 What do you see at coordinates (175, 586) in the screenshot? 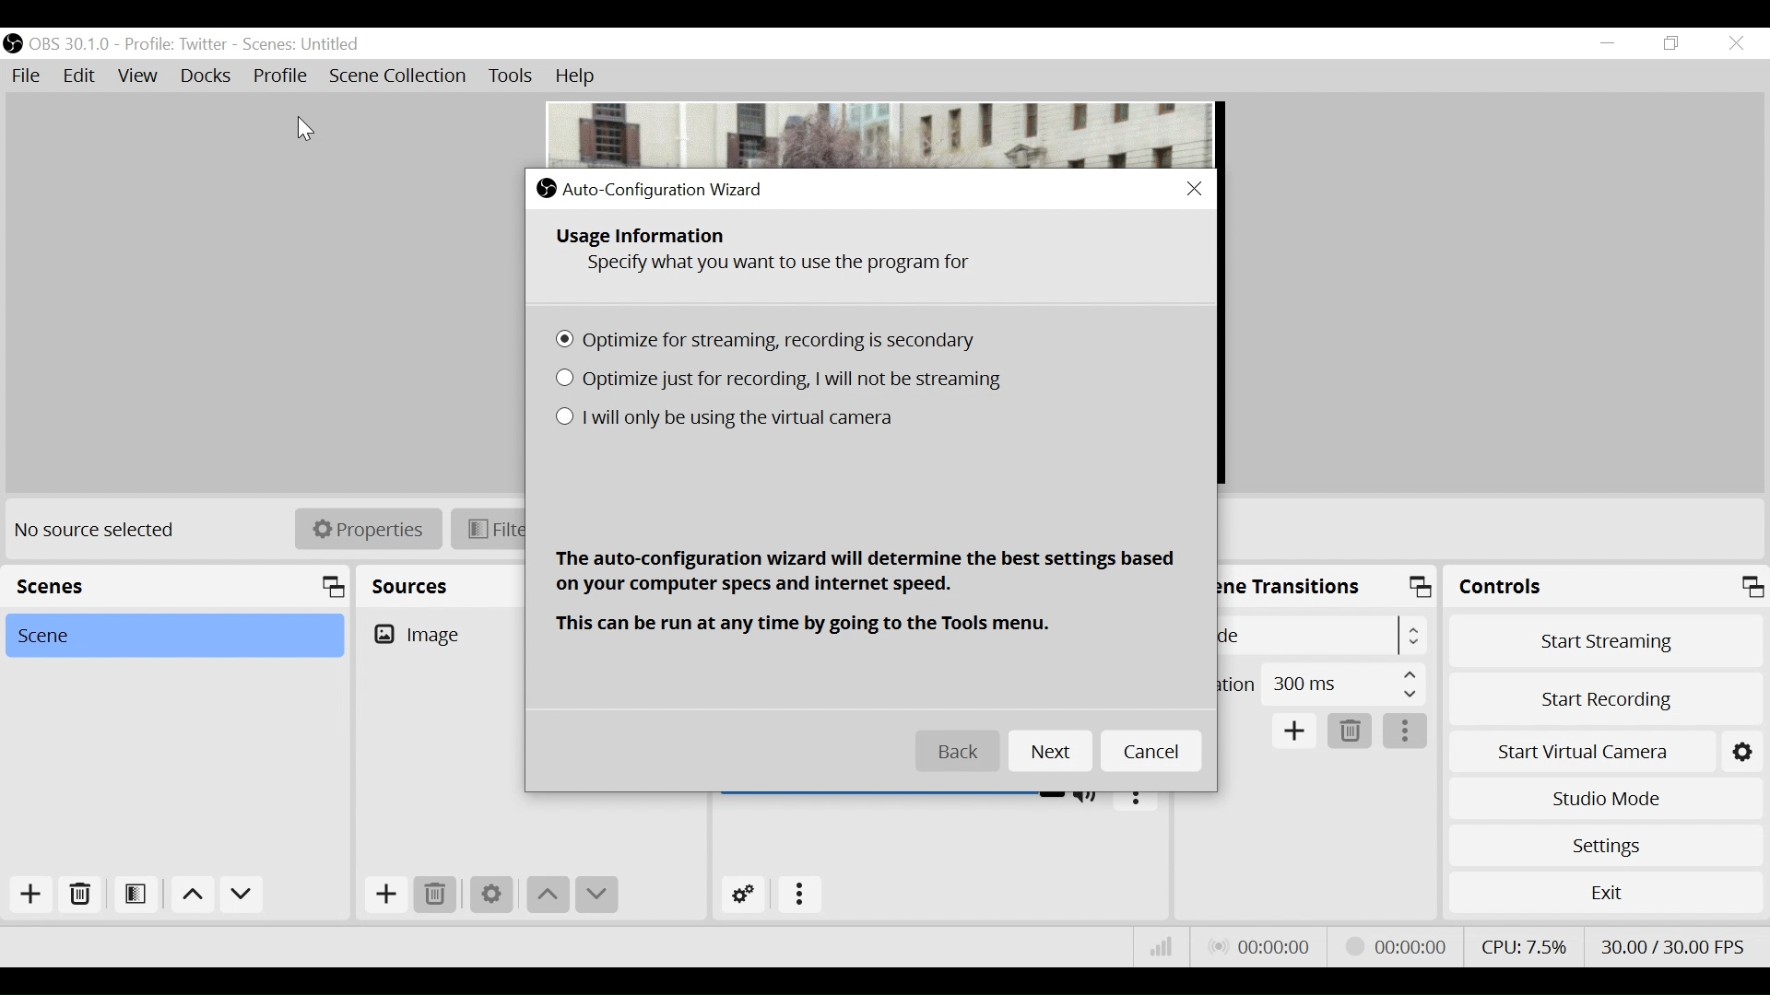
I see `Scenes Panel` at bounding box center [175, 586].